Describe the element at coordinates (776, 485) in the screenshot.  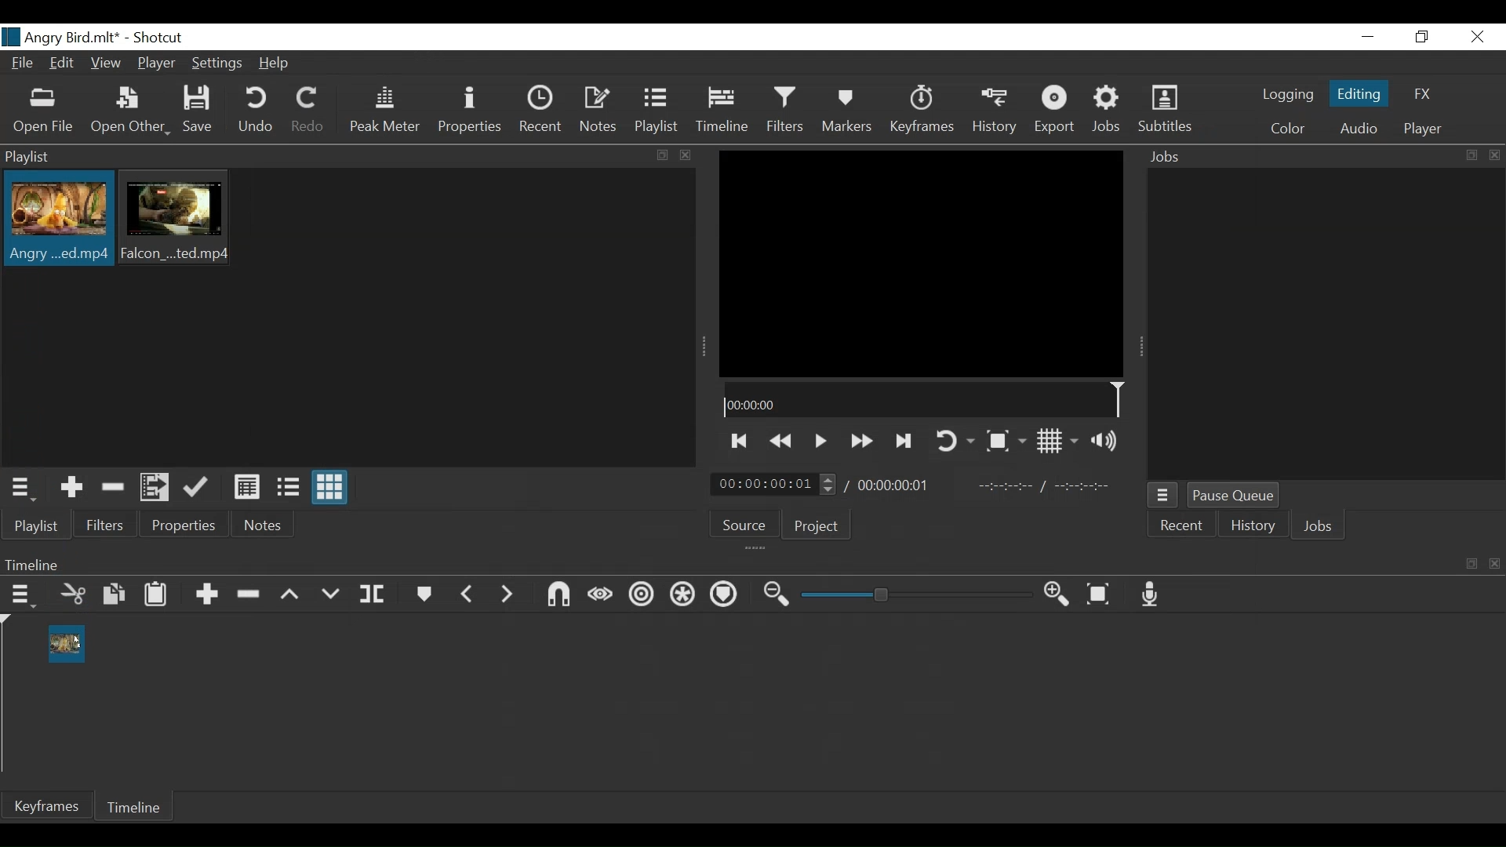
I see `Current position` at that location.